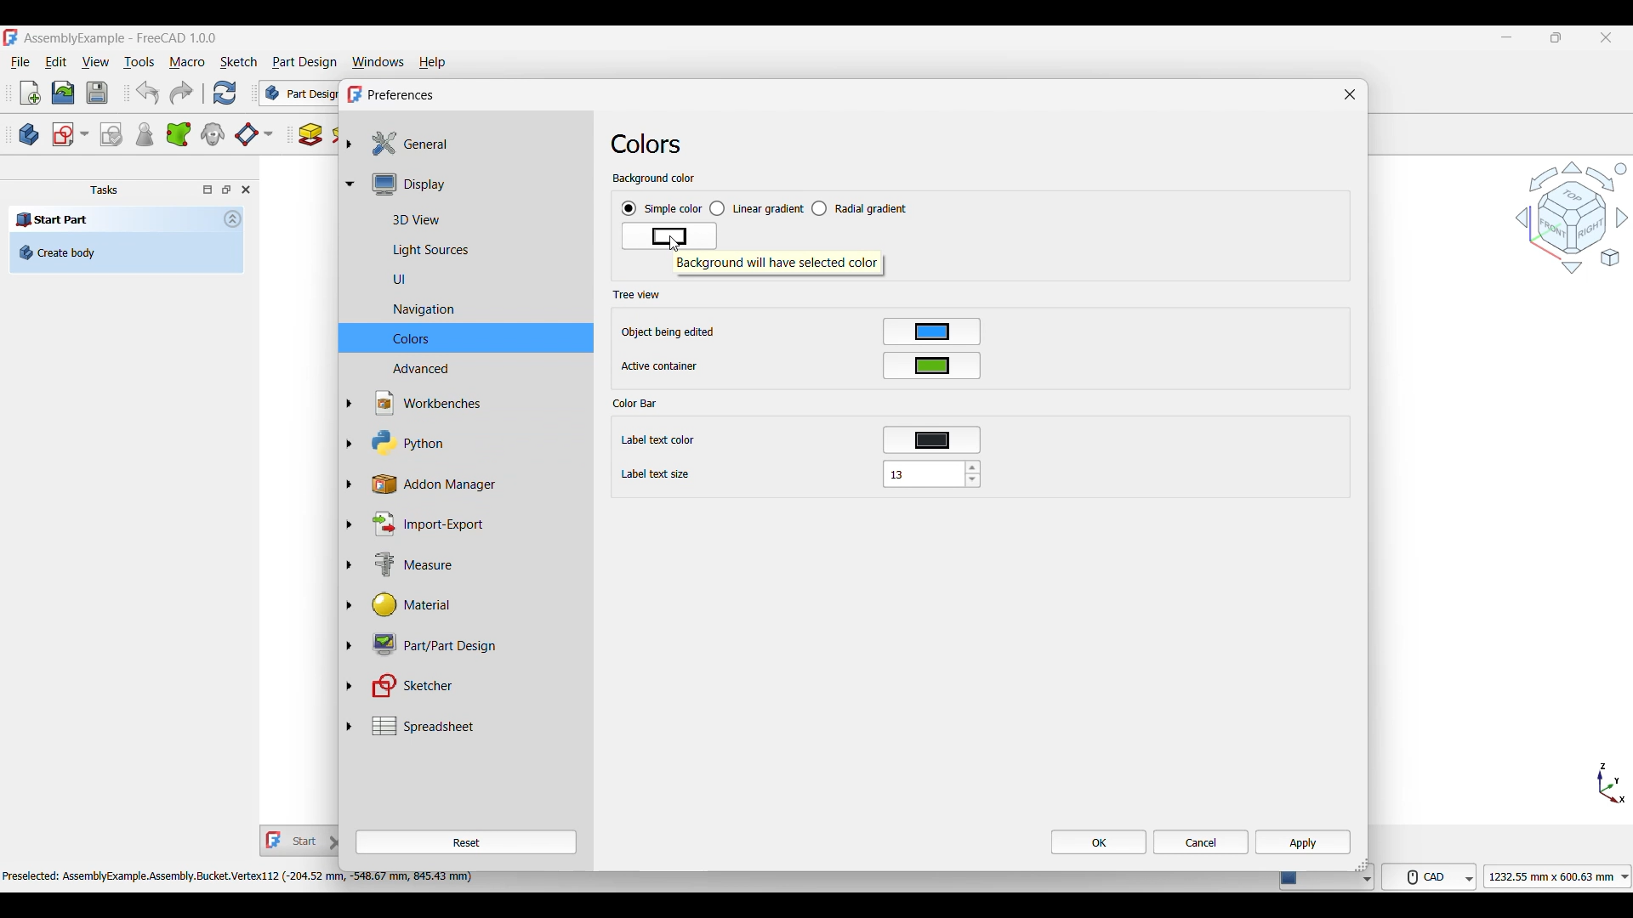  I want to click on Simple color gradient, so click(662, 209).